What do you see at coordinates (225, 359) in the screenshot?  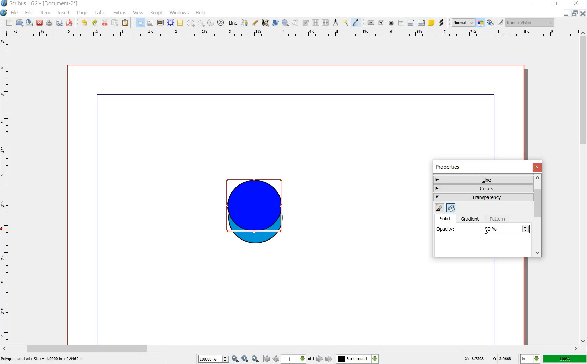 I see `increase or decrease zoom` at bounding box center [225, 359].